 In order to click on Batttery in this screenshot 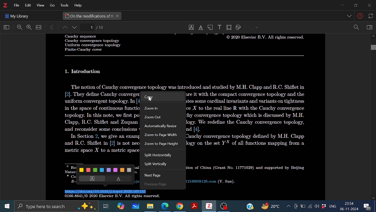, I will do `click(303, 206)`.